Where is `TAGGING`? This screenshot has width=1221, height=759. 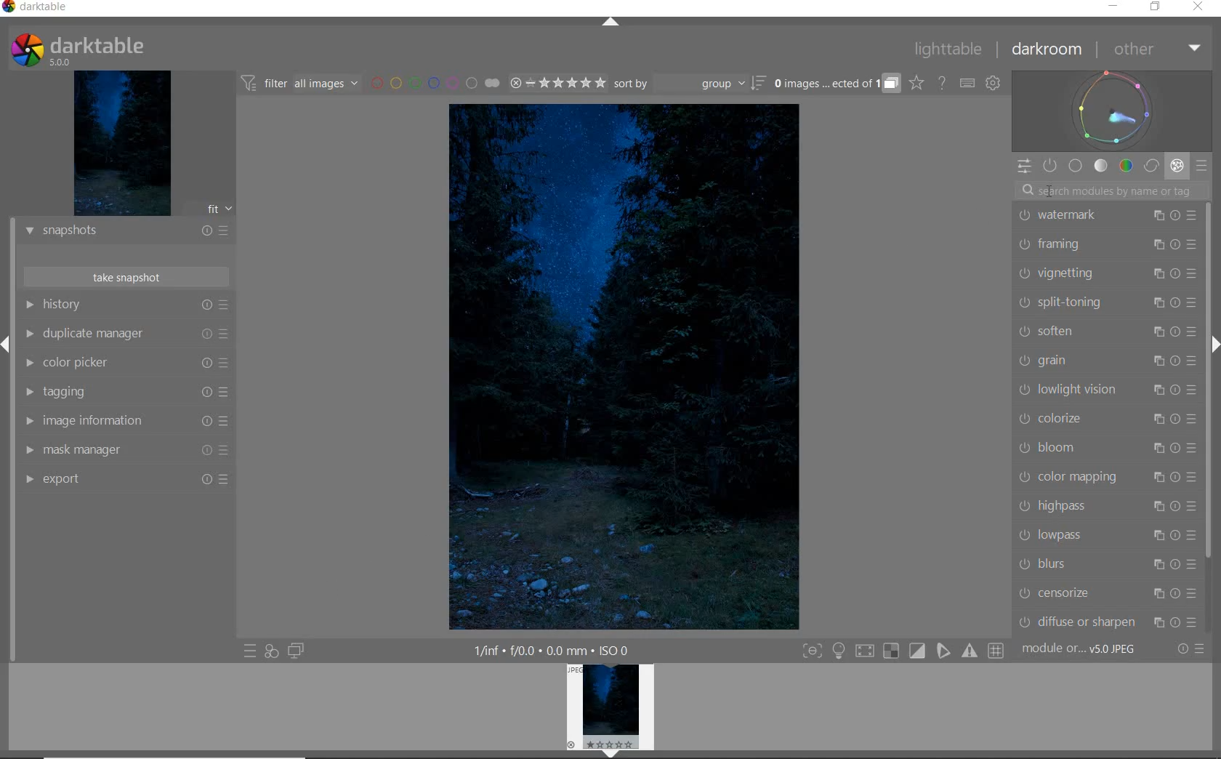 TAGGING is located at coordinates (124, 392).